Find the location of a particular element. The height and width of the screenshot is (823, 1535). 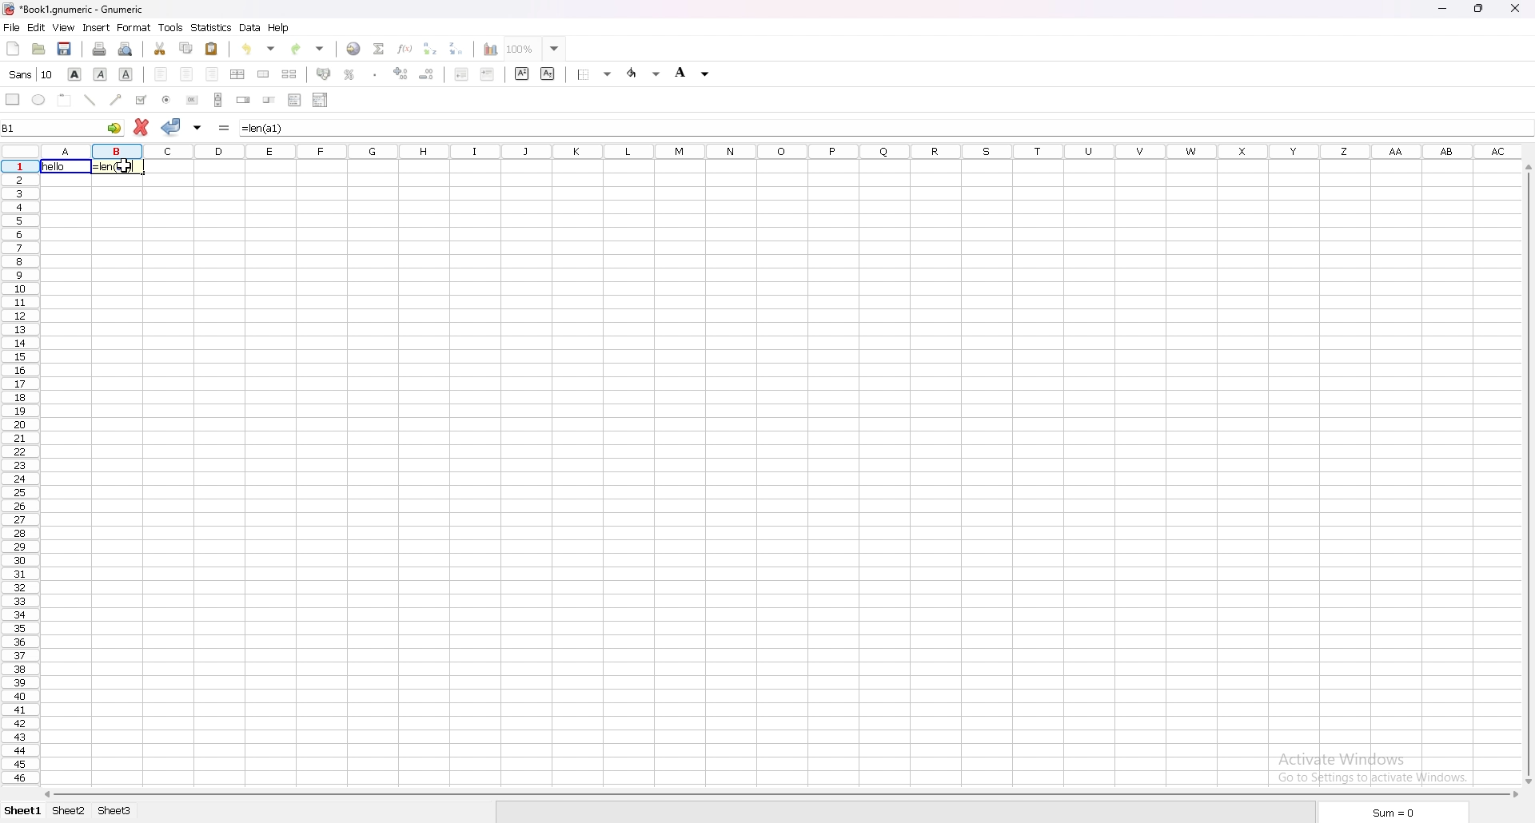

column is located at coordinates (778, 150).